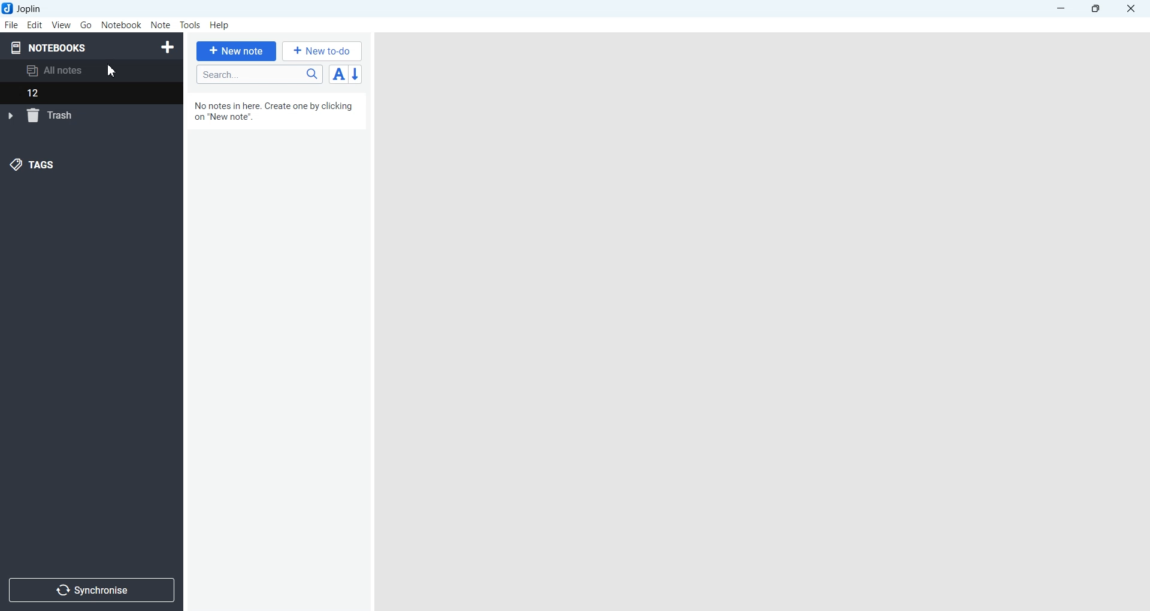 The width and height of the screenshot is (1150, 611). I want to click on All notes, so click(91, 68).